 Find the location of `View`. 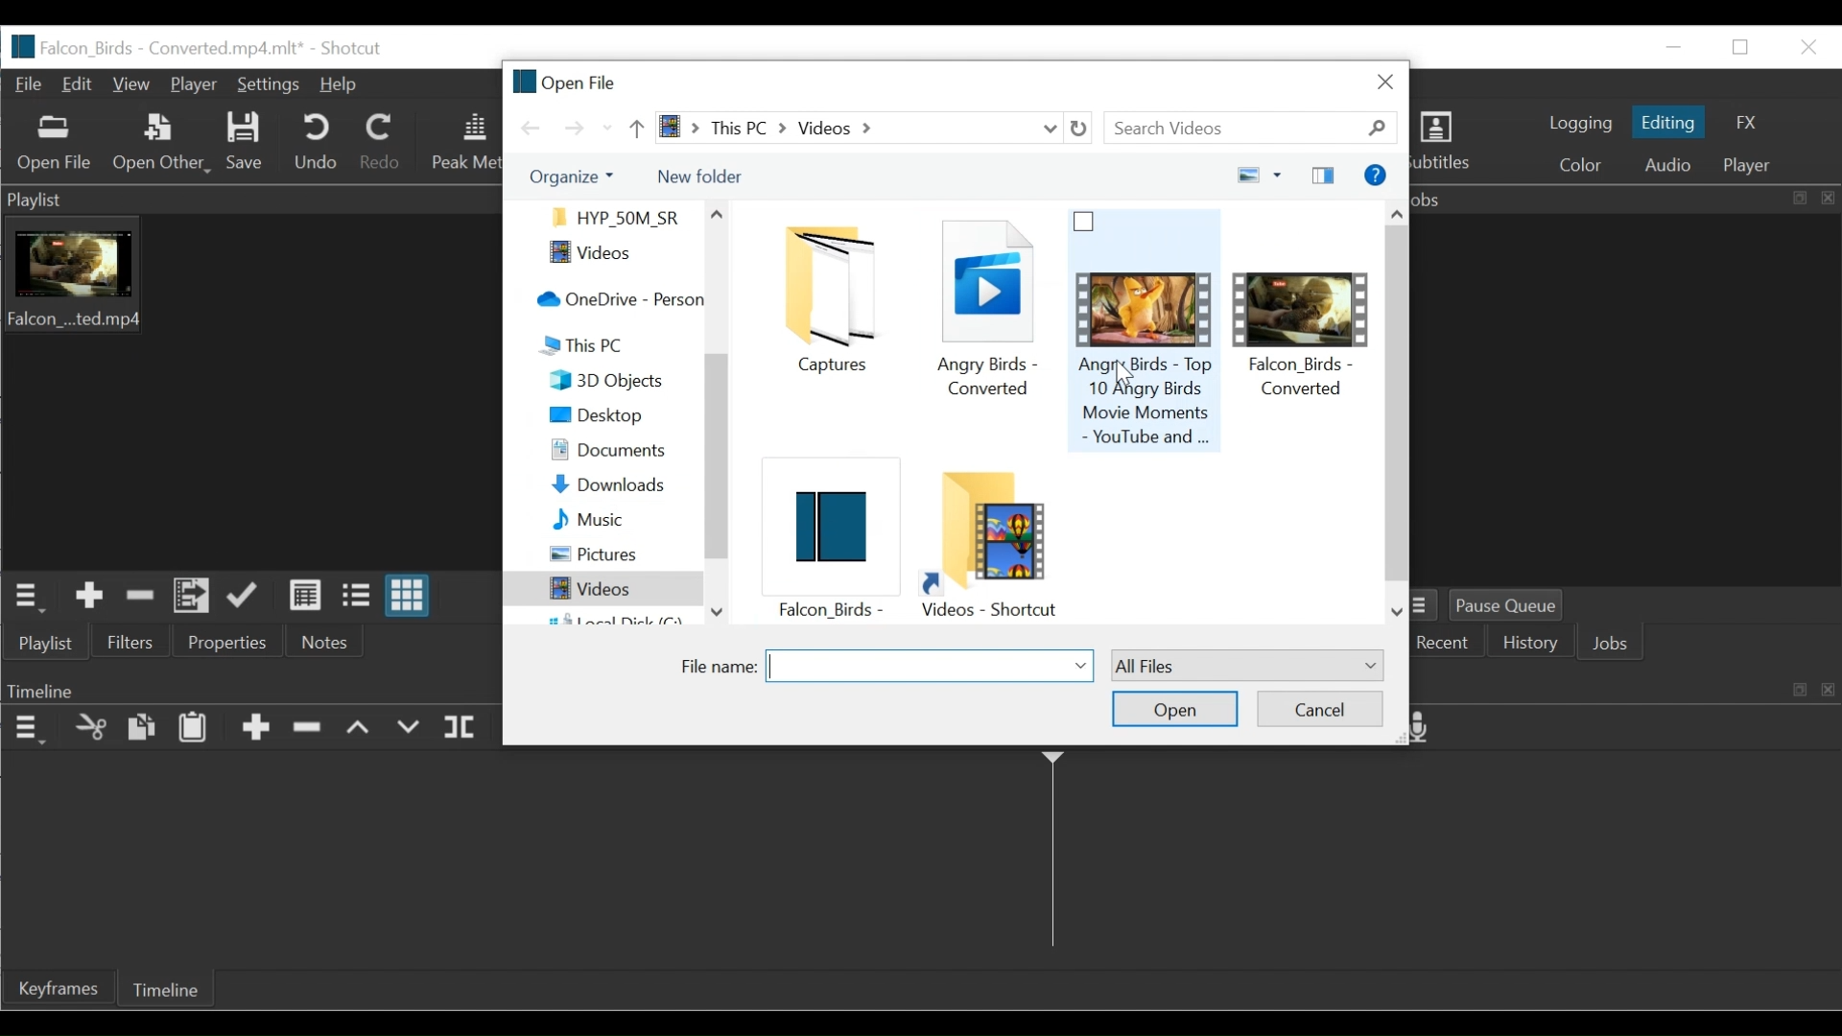

View is located at coordinates (134, 84).